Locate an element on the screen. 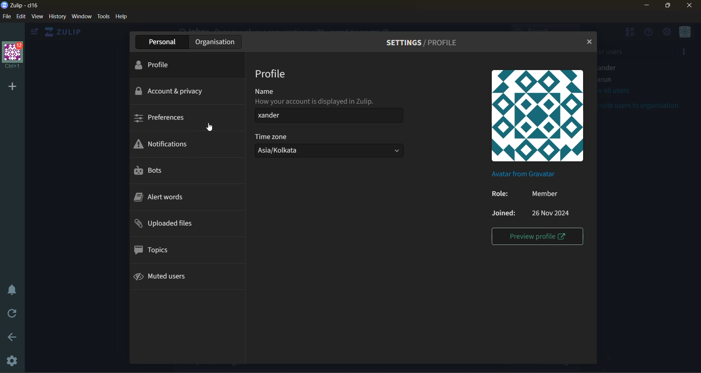 The image size is (701, 373). edit is located at coordinates (21, 17).